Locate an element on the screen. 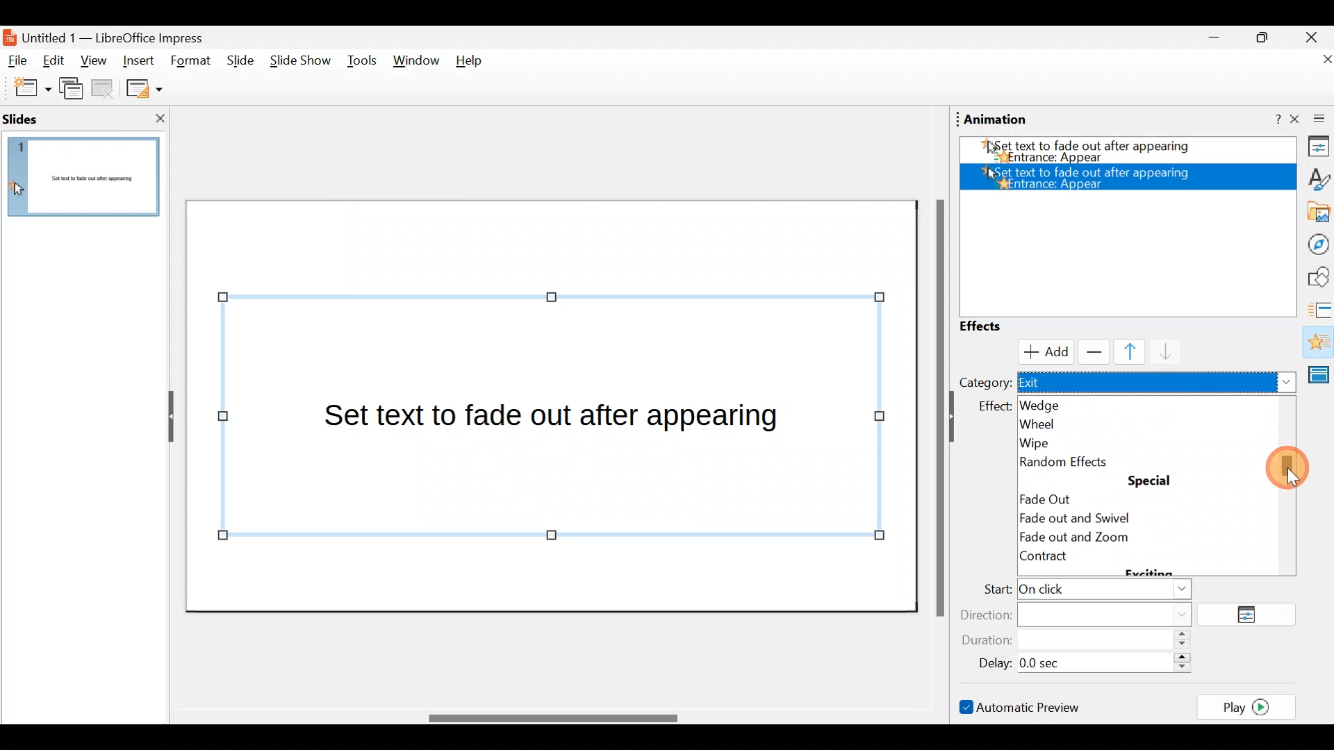  Play is located at coordinates (1251, 706).